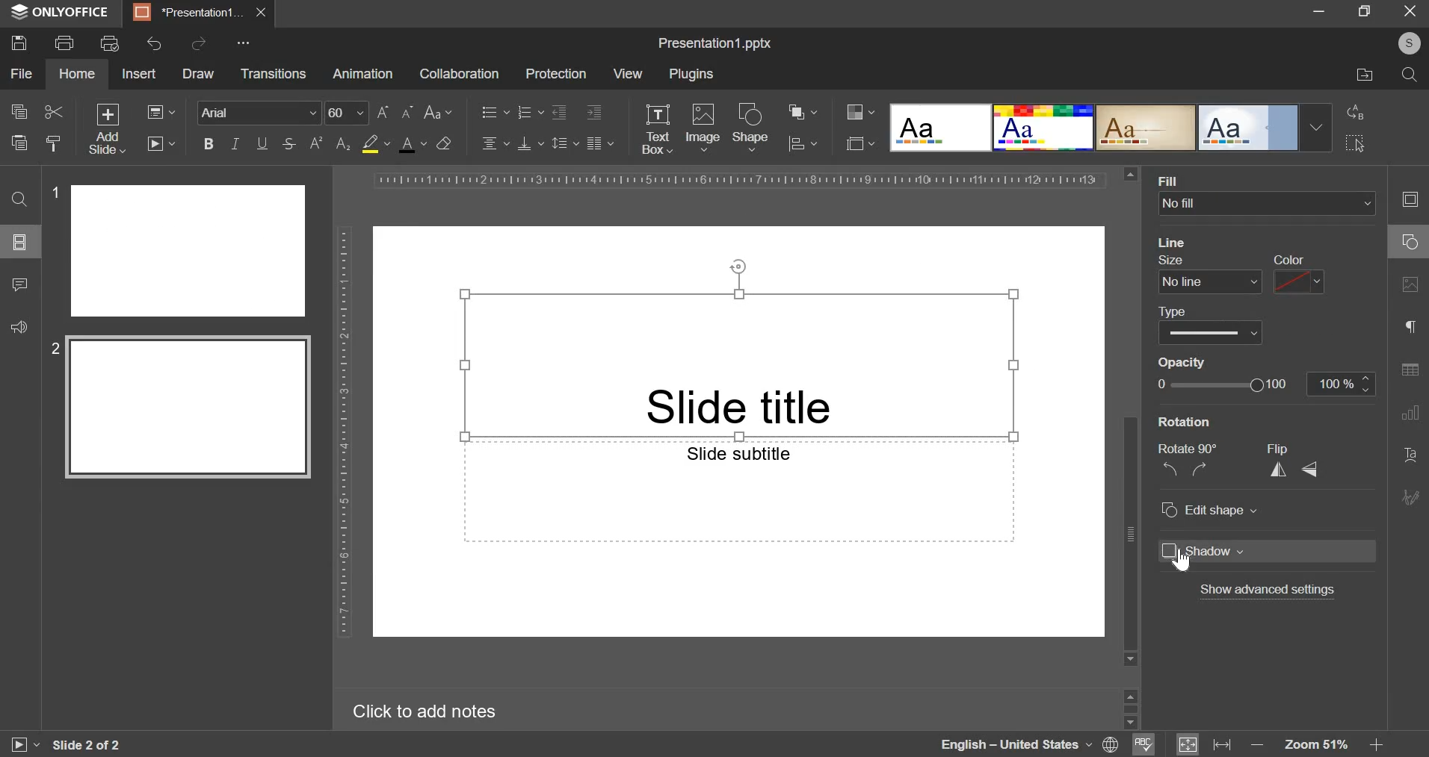  I want to click on undo, so click(155, 43).